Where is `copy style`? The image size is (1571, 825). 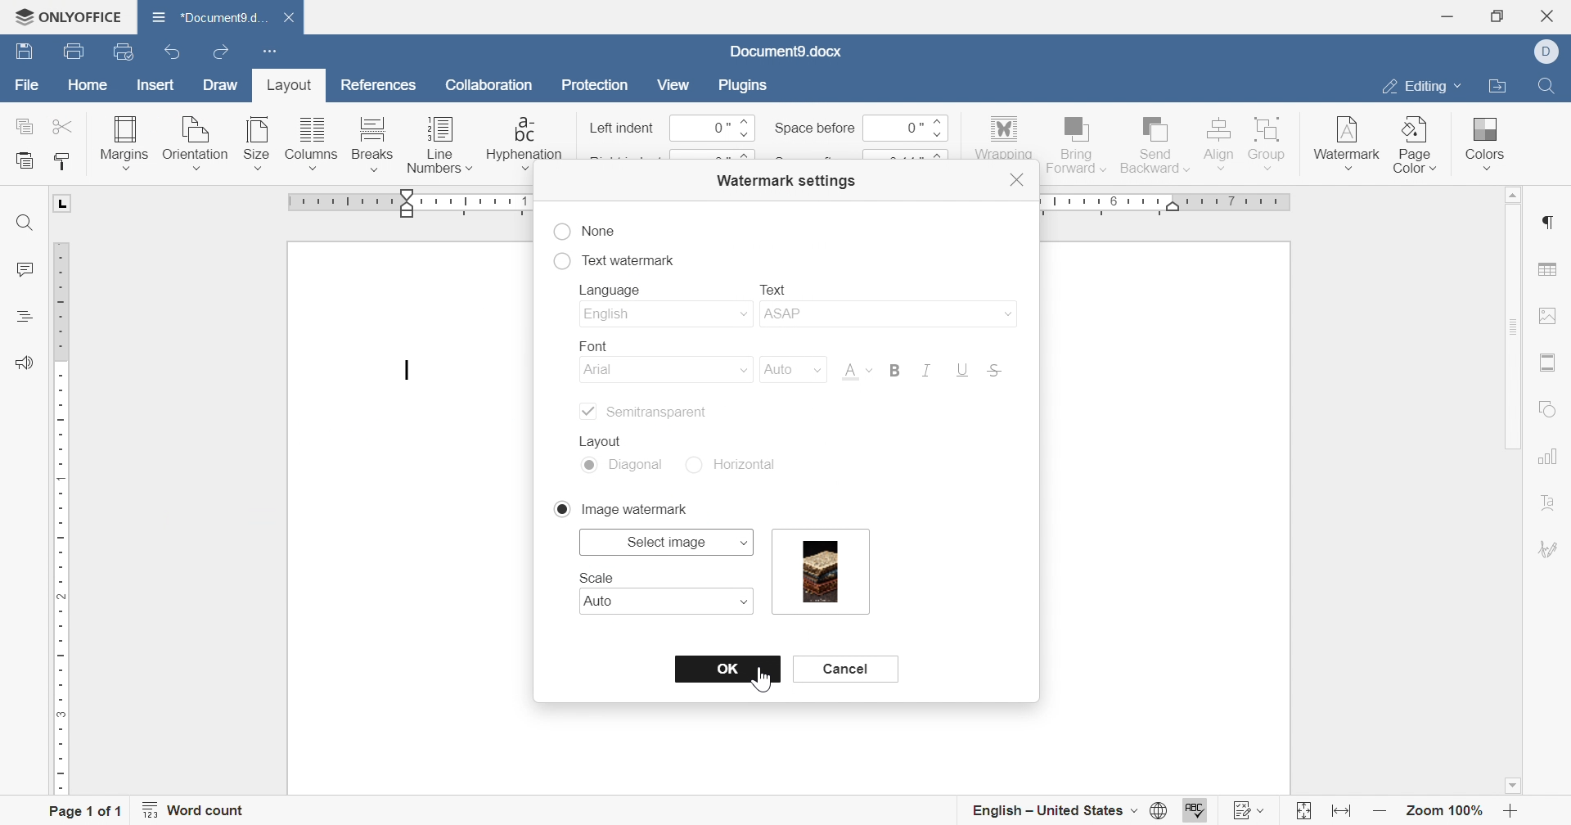
copy style is located at coordinates (64, 161).